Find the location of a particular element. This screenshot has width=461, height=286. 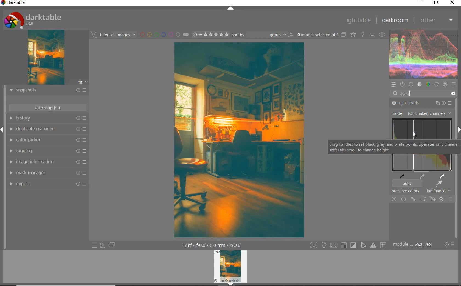

apply auto levels based on region is located at coordinates (438, 184).